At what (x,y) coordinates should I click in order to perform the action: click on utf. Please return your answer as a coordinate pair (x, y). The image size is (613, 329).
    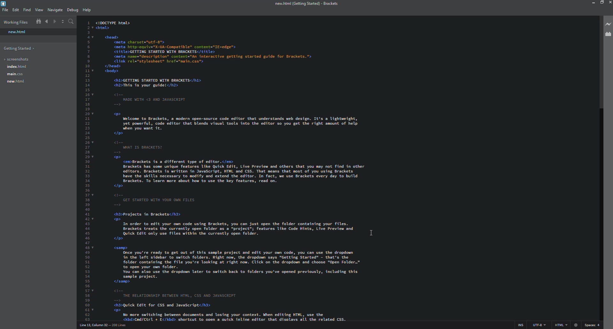
    Looking at the image, I should click on (540, 325).